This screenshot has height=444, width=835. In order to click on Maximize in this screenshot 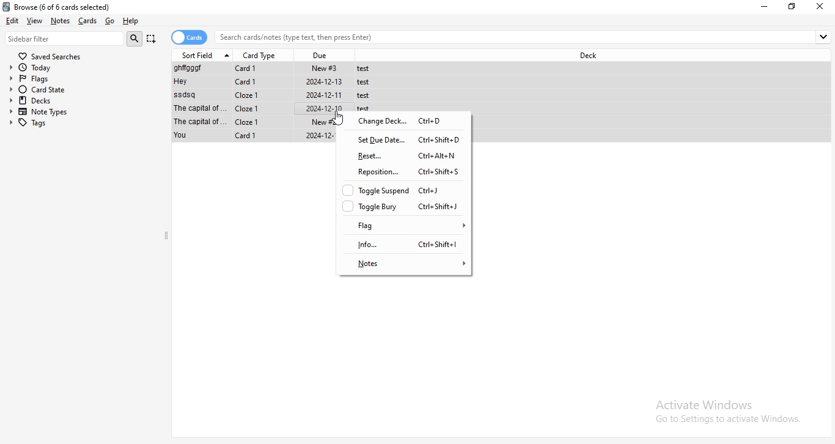, I will do `click(794, 7)`.